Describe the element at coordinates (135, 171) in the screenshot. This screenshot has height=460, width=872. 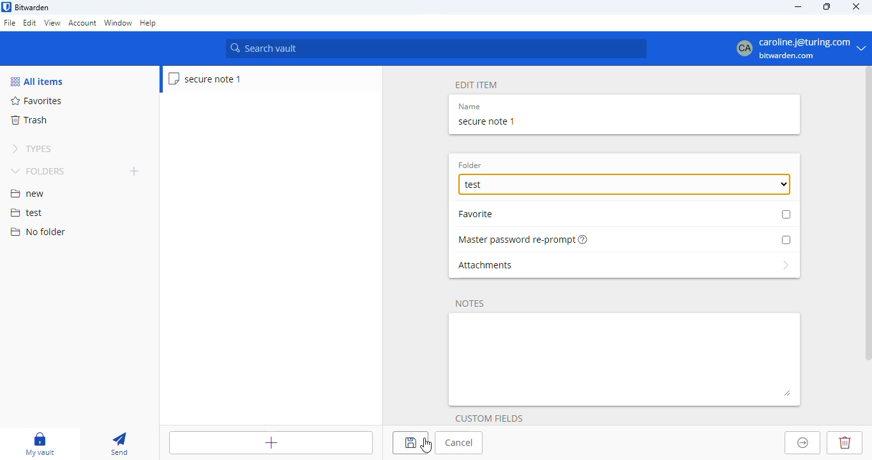
I see `add` at that location.